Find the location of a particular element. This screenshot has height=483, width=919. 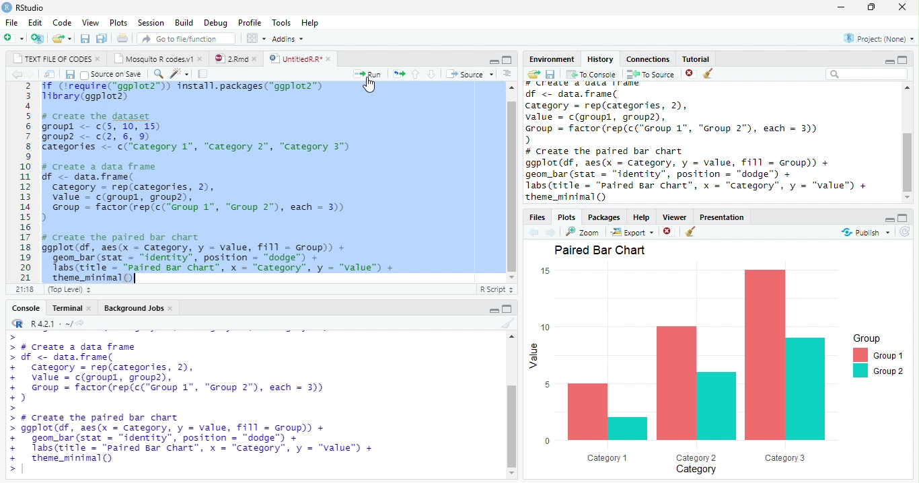

source on save is located at coordinates (111, 74).